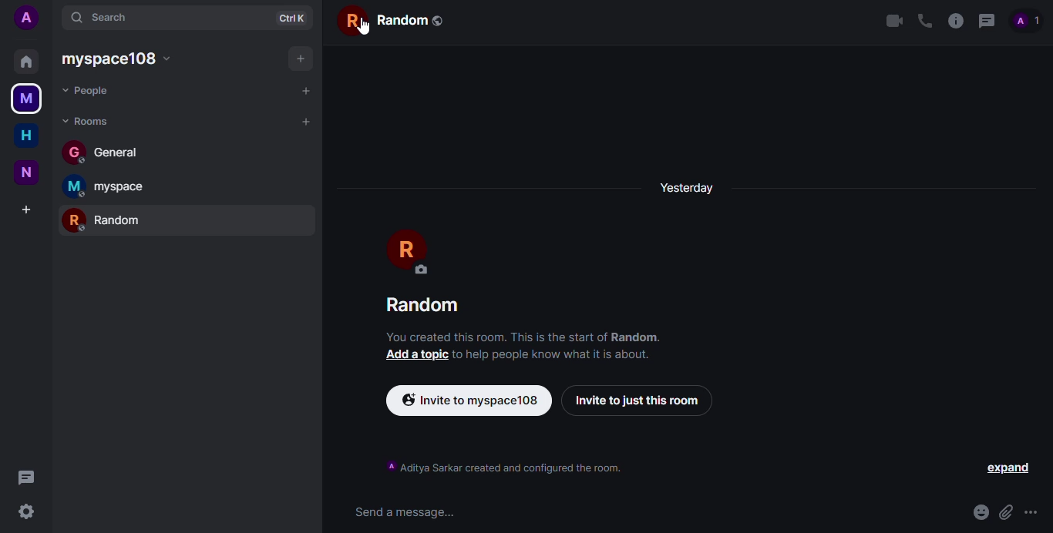  What do you see at coordinates (528, 336) in the screenshot?
I see `You created this room. This is the start of Random.` at bounding box center [528, 336].